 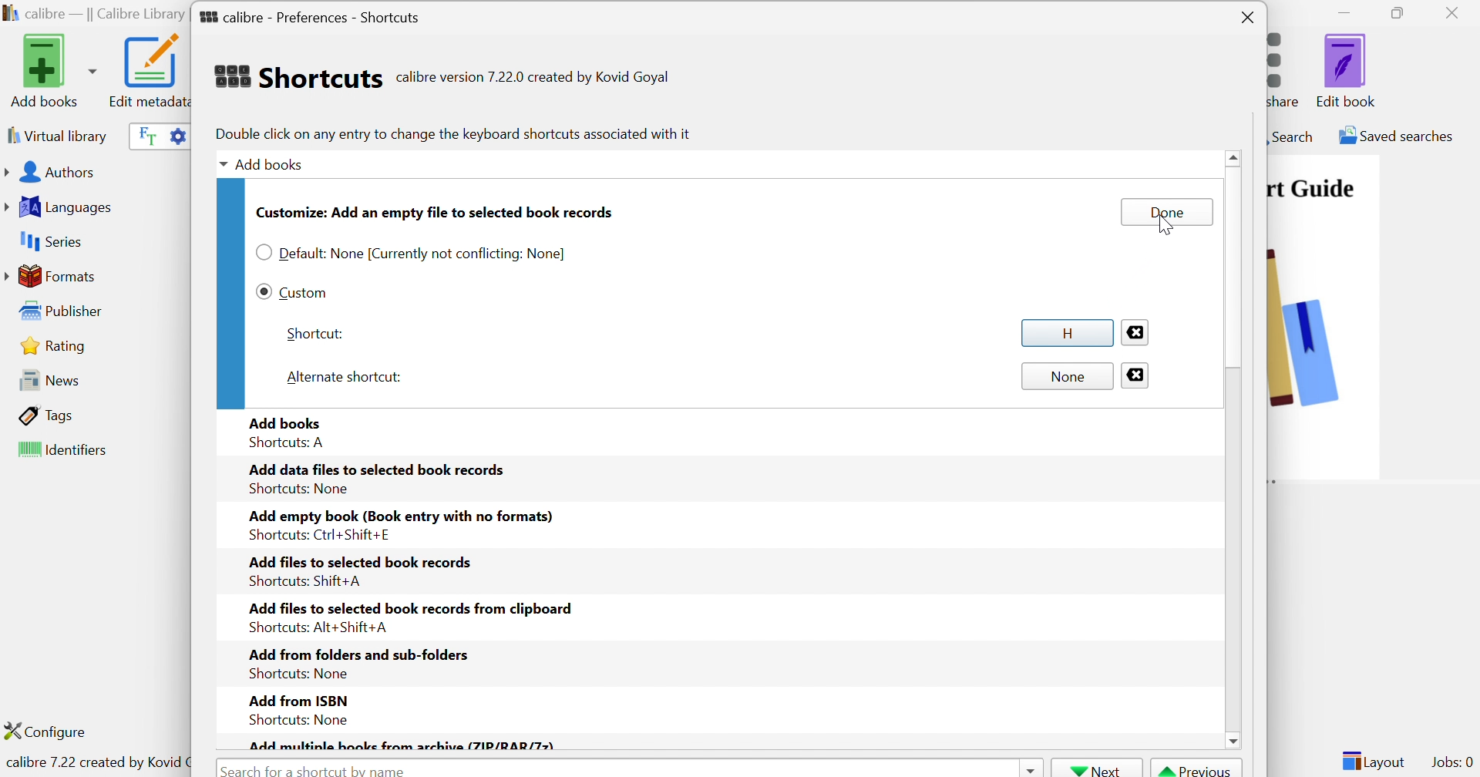 What do you see at coordinates (55, 135) in the screenshot?
I see `Virtual library` at bounding box center [55, 135].